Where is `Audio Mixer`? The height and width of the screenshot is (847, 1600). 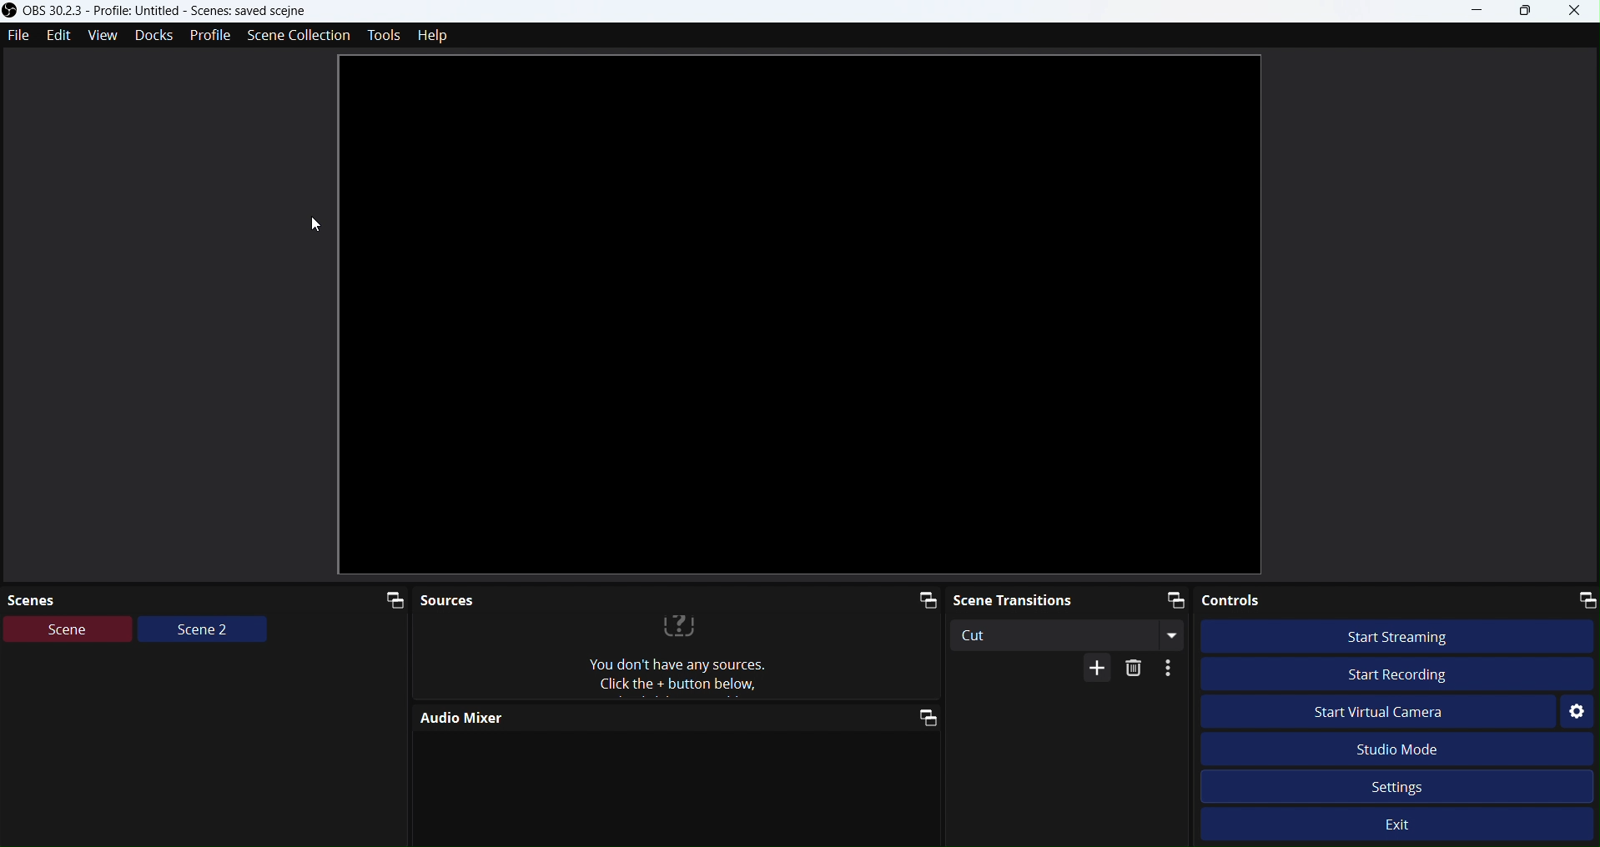
Audio Mixer is located at coordinates (675, 716).